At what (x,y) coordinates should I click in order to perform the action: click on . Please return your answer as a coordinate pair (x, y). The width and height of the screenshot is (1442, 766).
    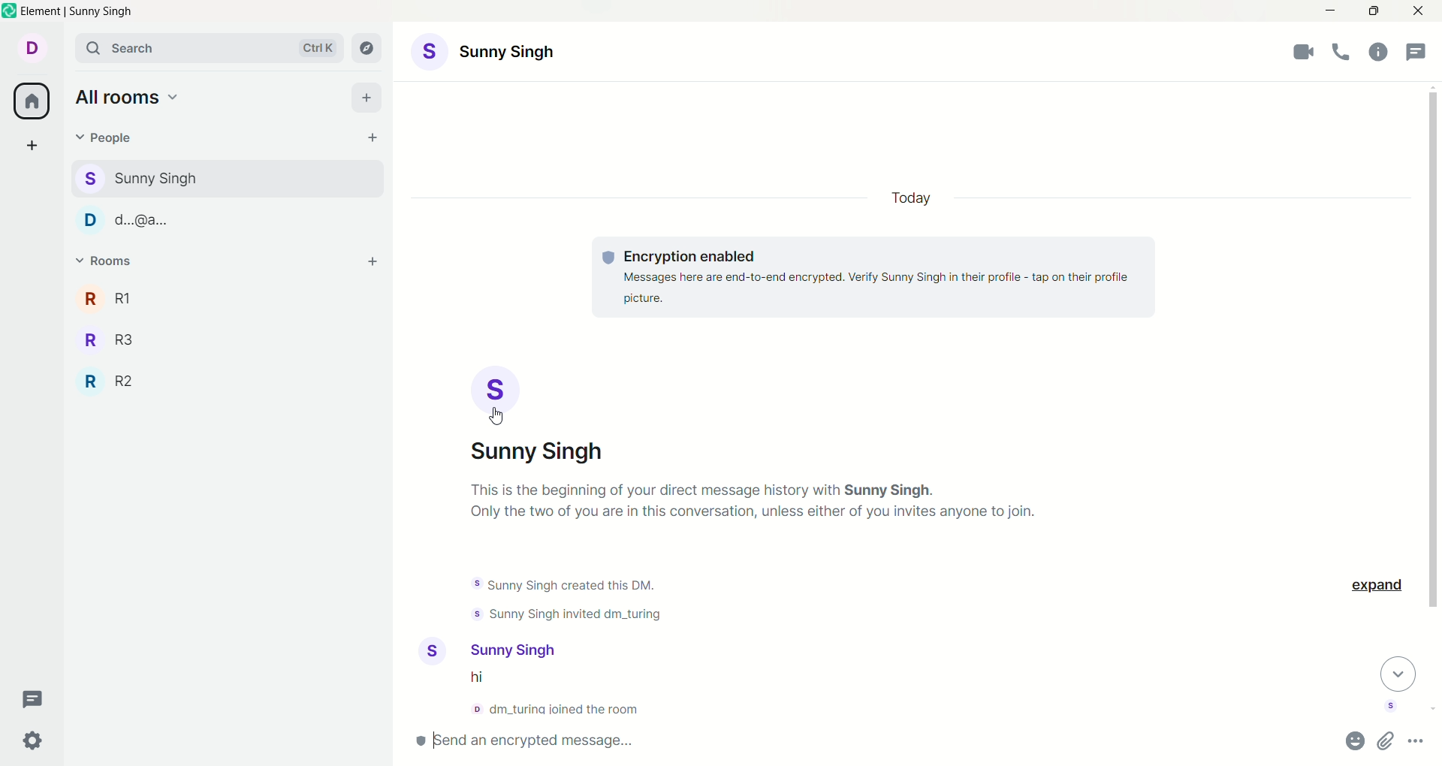
    Looking at the image, I should click on (878, 277).